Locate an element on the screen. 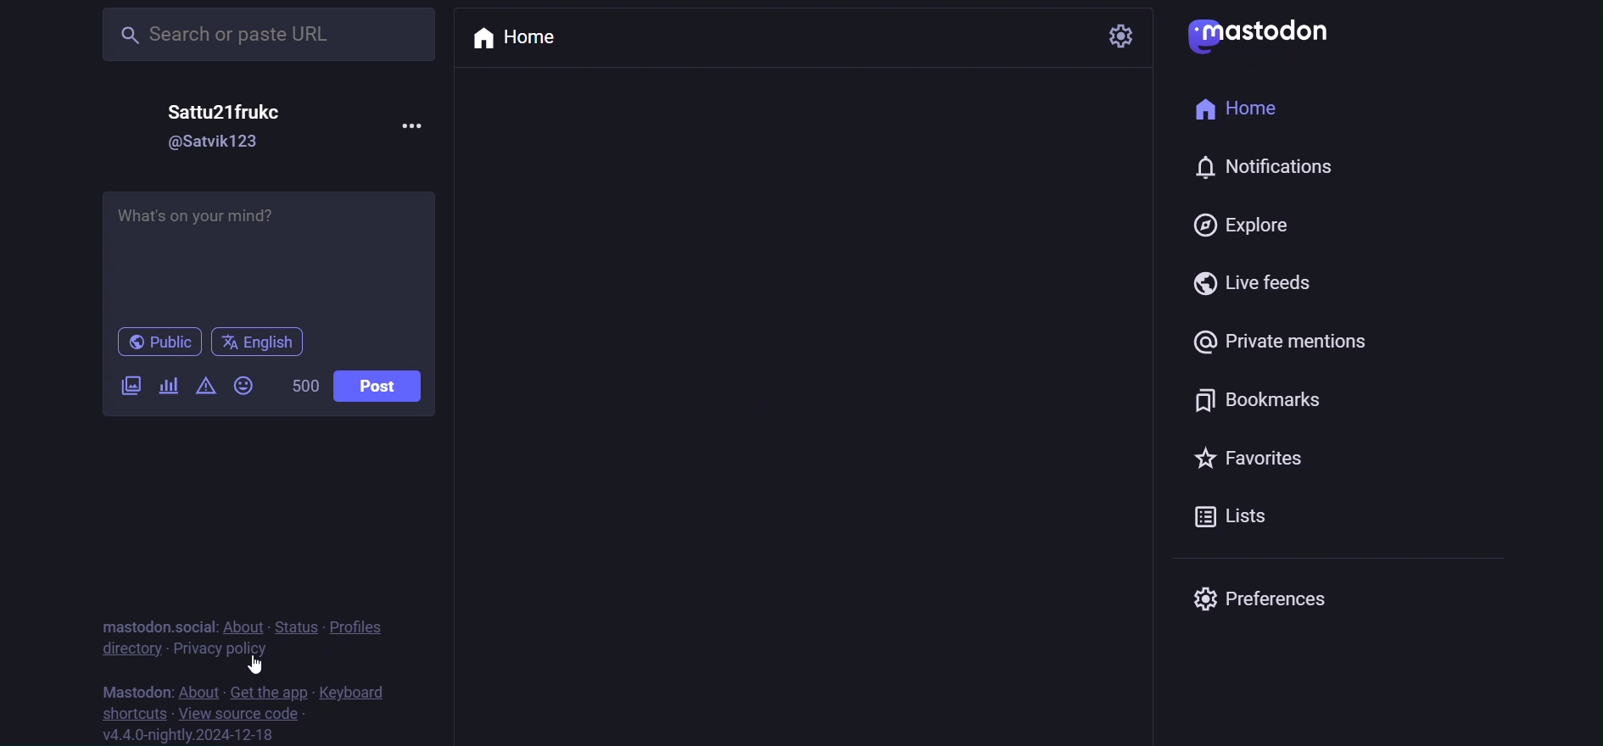 This screenshot has height=746, width=1603. get the app is located at coordinates (268, 693).